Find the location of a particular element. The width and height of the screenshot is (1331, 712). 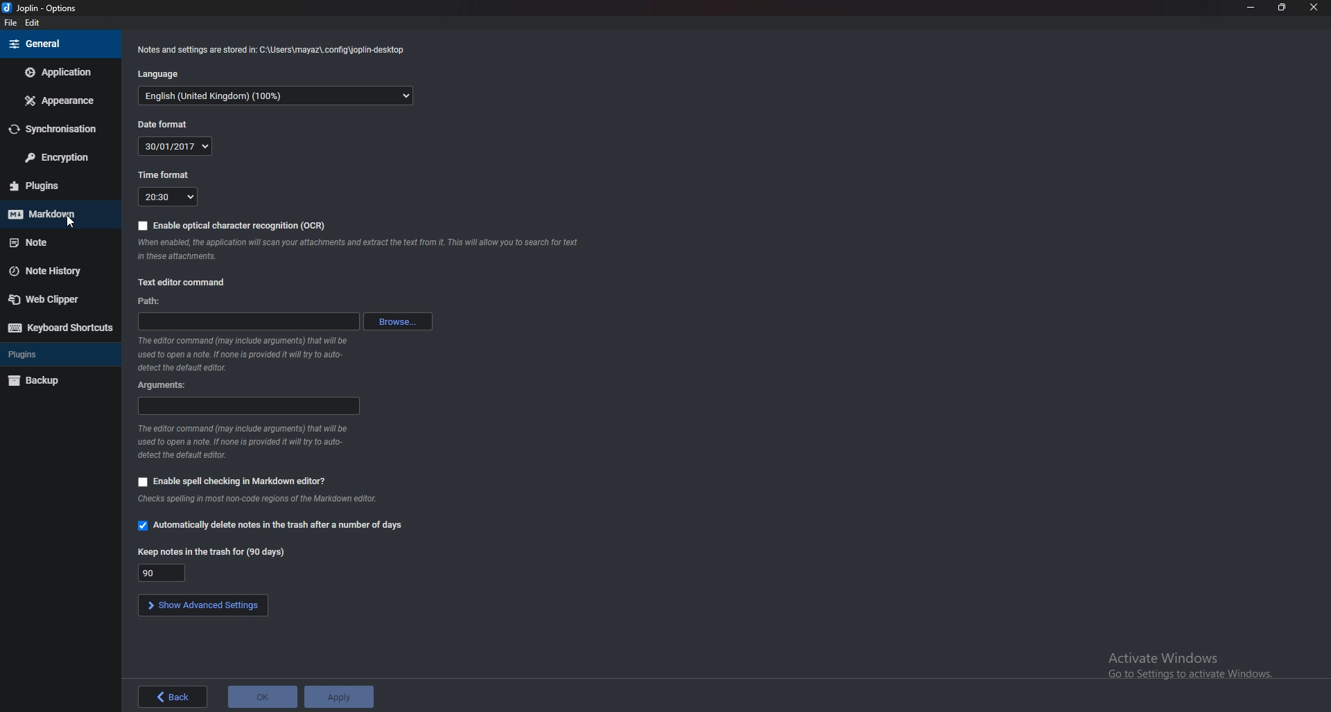

Plugins is located at coordinates (50, 355).